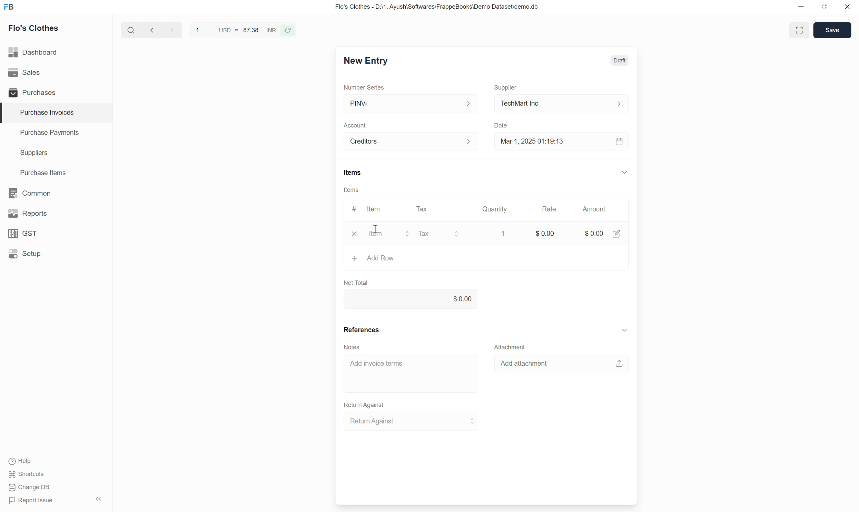  I want to click on Purchase Items, so click(39, 171).